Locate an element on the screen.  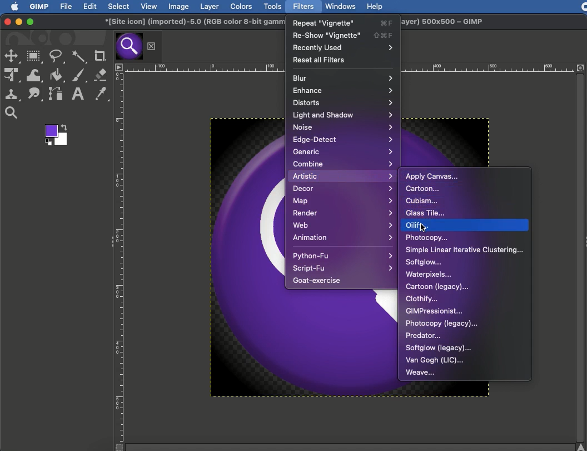
Artistic is located at coordinates (342, 176).